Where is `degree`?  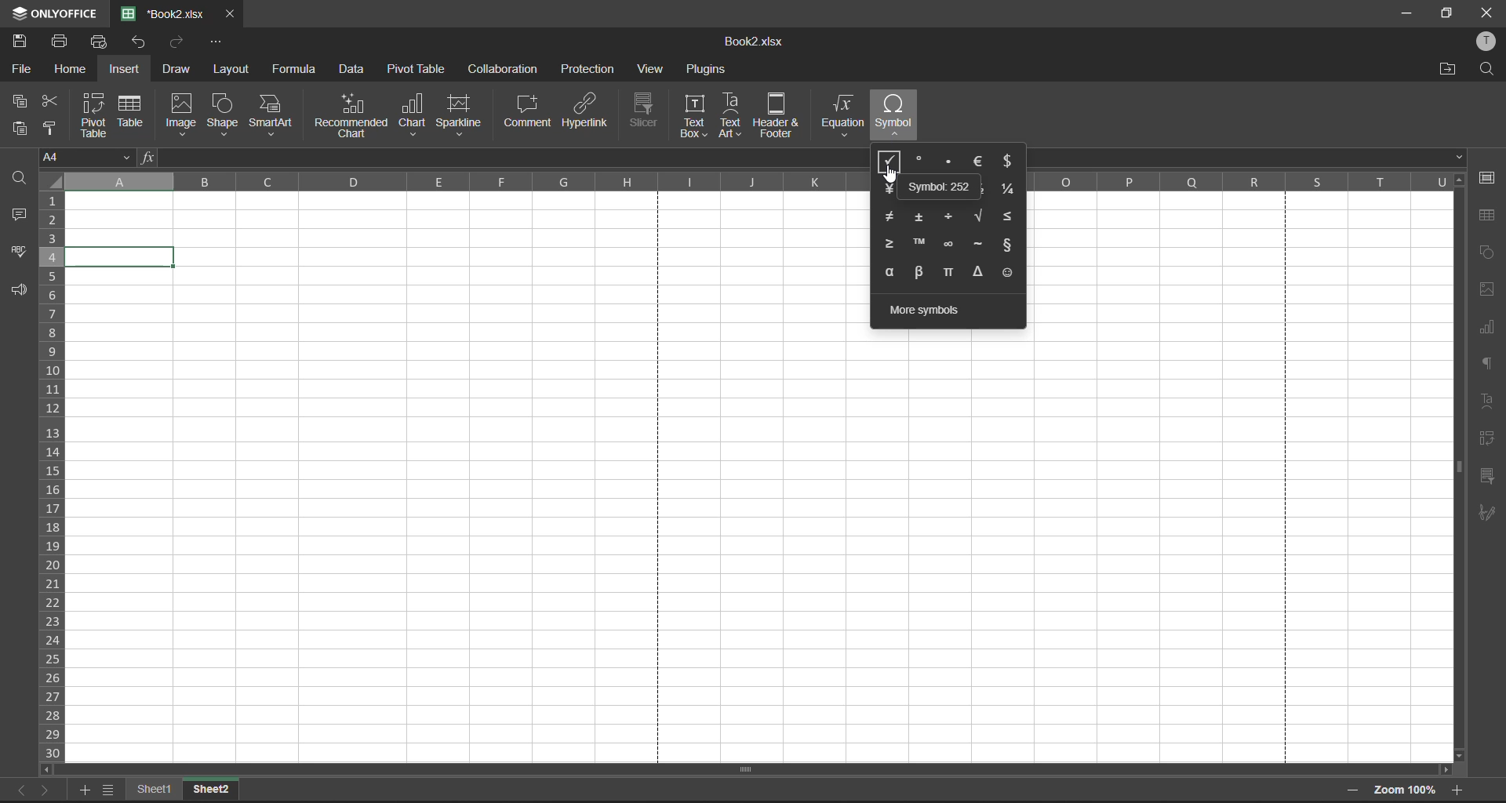 degree is located at coordinates (921, 160).